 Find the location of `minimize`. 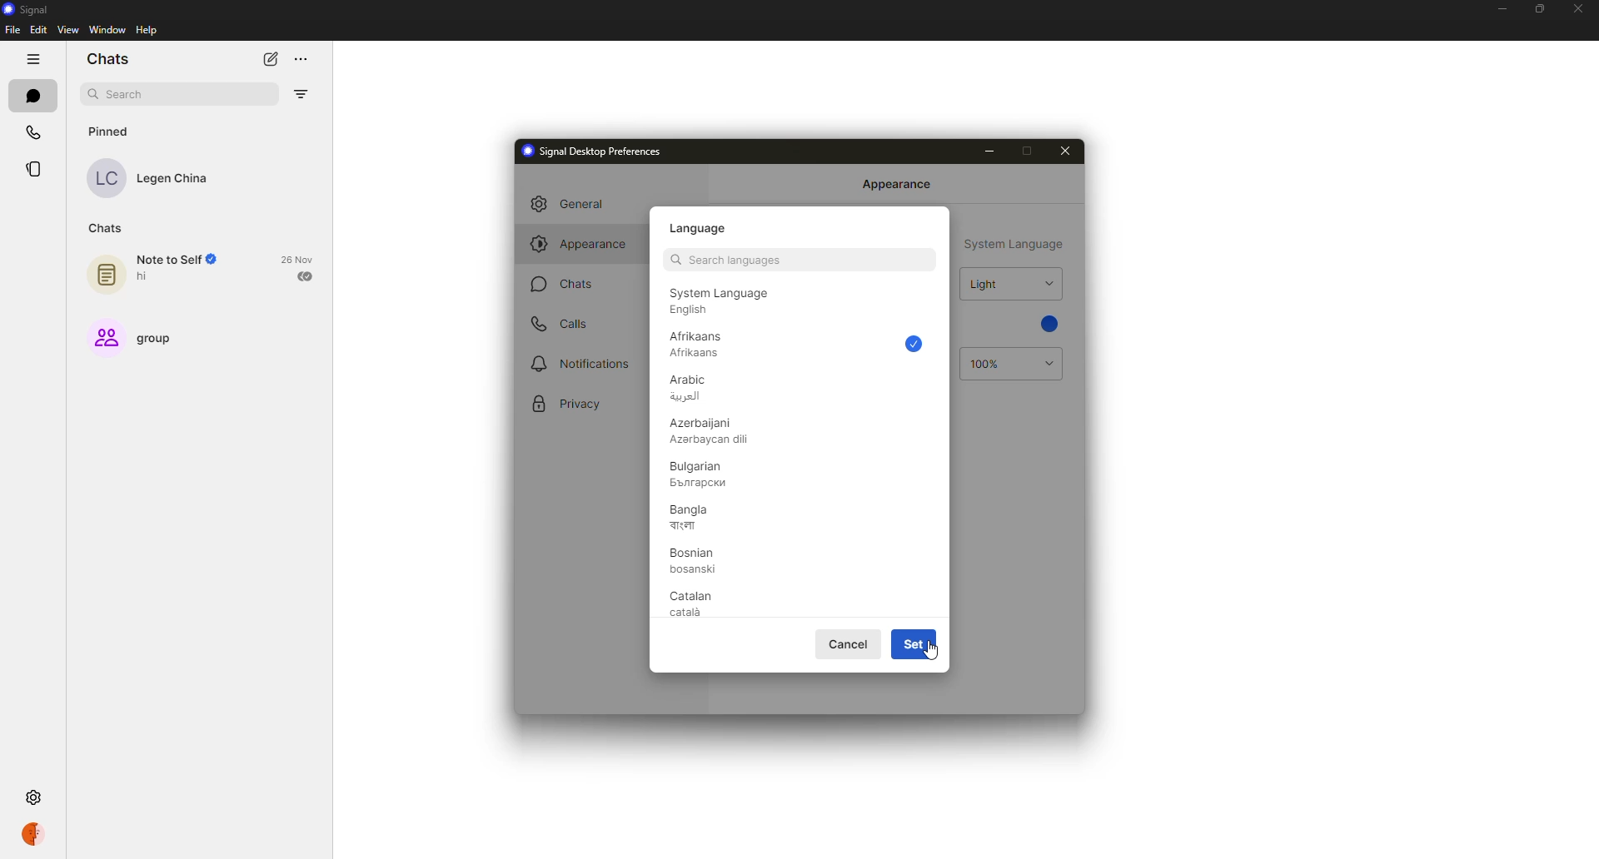

minimize is located at coordinates (1499, 10).